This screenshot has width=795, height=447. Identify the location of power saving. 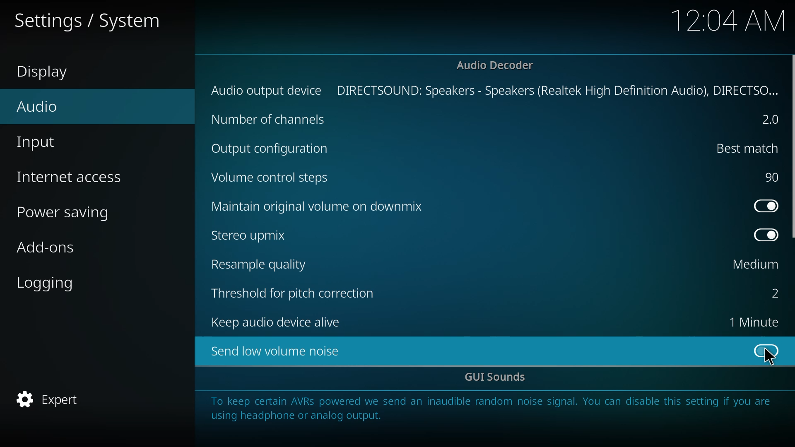
(68, 211).